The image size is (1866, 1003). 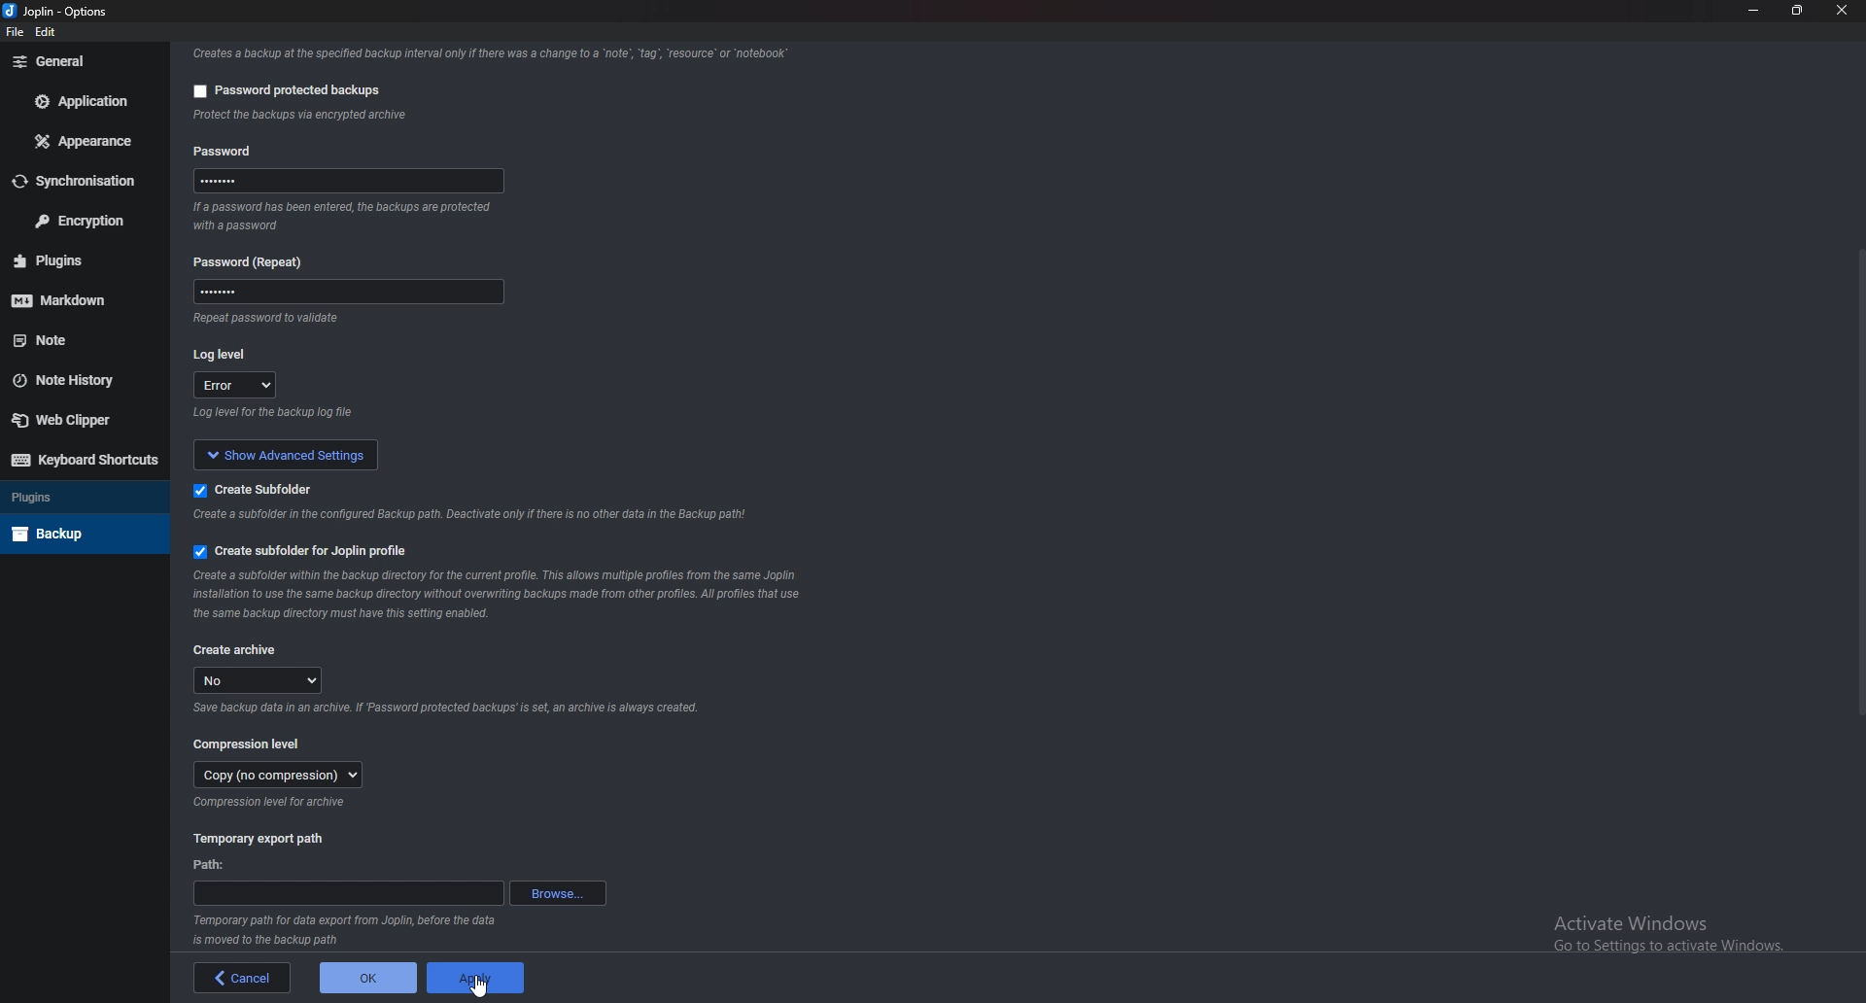 I want to click on info, so click(x=347, y=415).